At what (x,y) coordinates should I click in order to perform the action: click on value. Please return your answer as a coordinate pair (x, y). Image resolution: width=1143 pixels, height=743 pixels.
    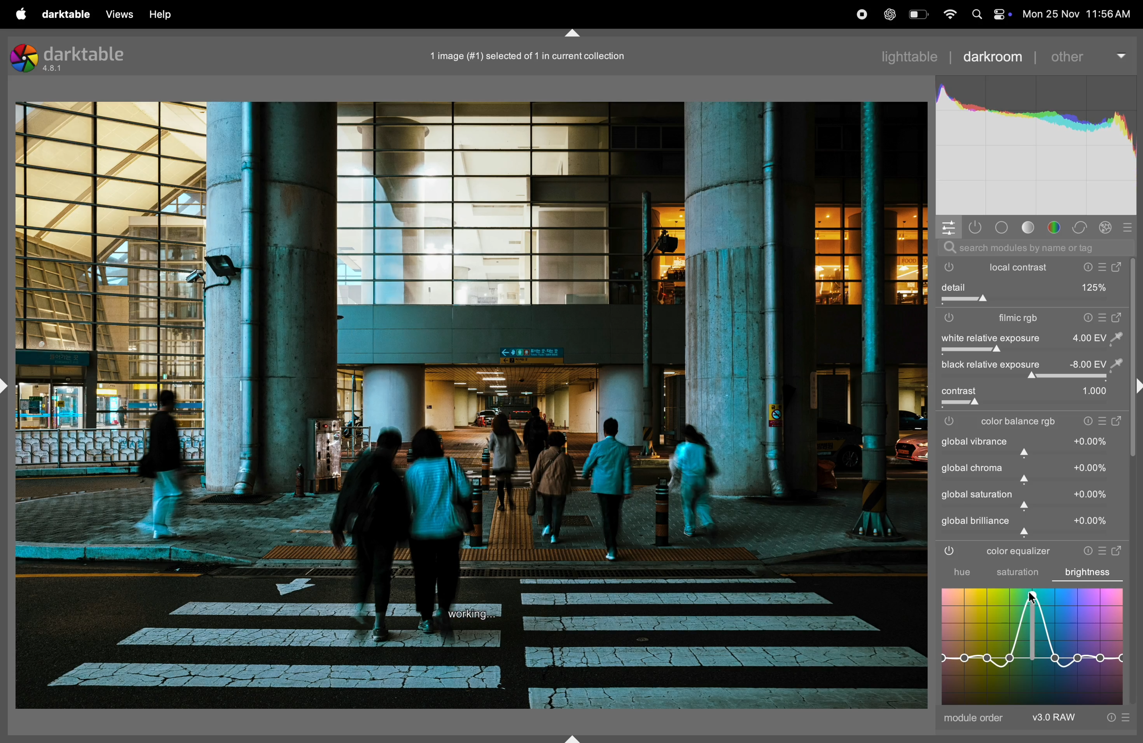
    Looking at the image, I should click on (1094, 391).